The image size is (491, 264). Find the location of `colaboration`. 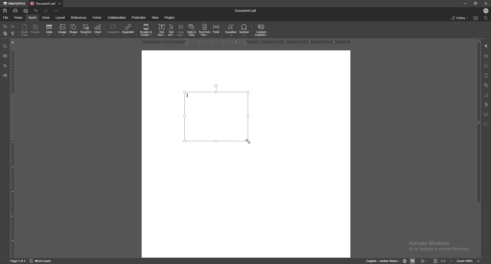

colaboration is located at coordinates (117, 17).